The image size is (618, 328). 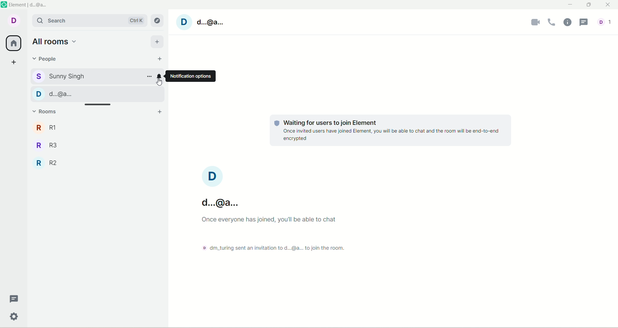 What do you see at coordinates (606, 21) in the screenshot?
I see `account` at bounding box center [606, 21].